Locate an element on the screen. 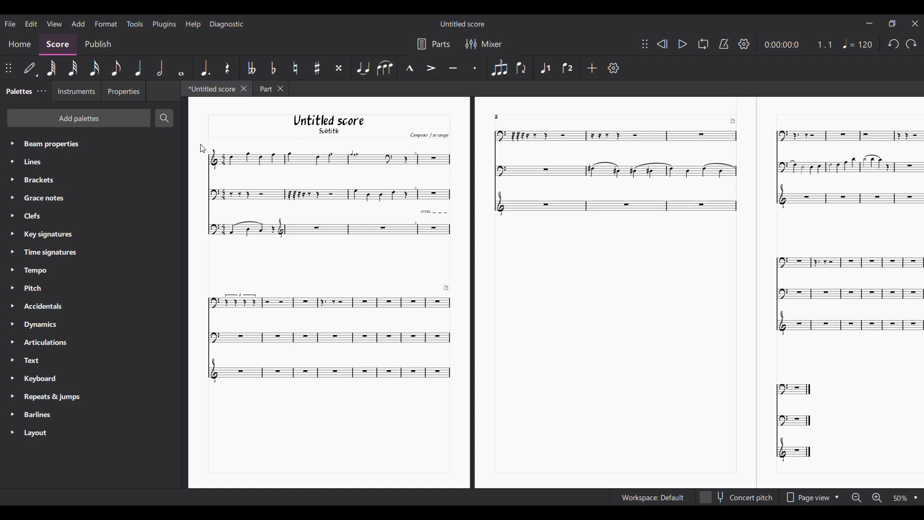  Change position is located at coordinates (644, 43).